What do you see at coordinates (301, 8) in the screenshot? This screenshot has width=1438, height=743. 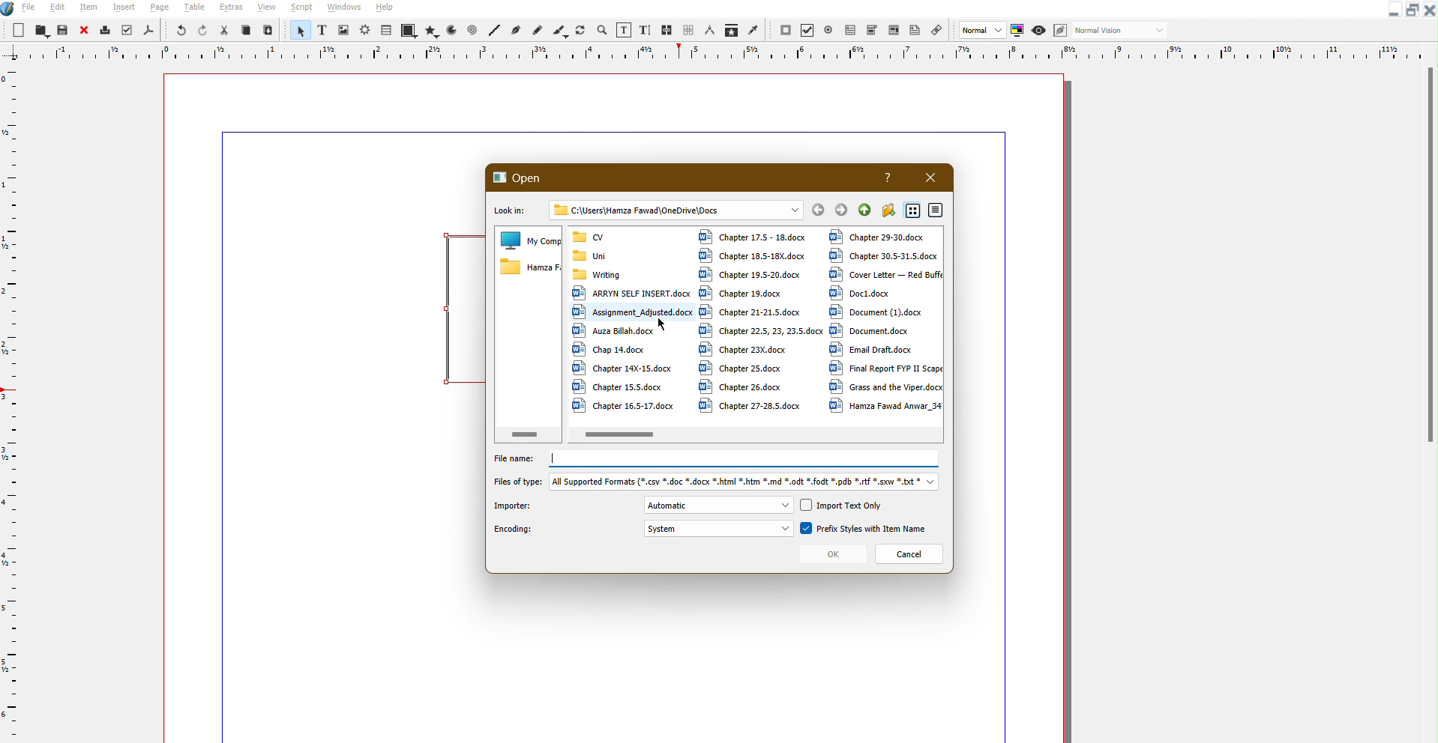 I see `Script` at bounding box center [301, 8].